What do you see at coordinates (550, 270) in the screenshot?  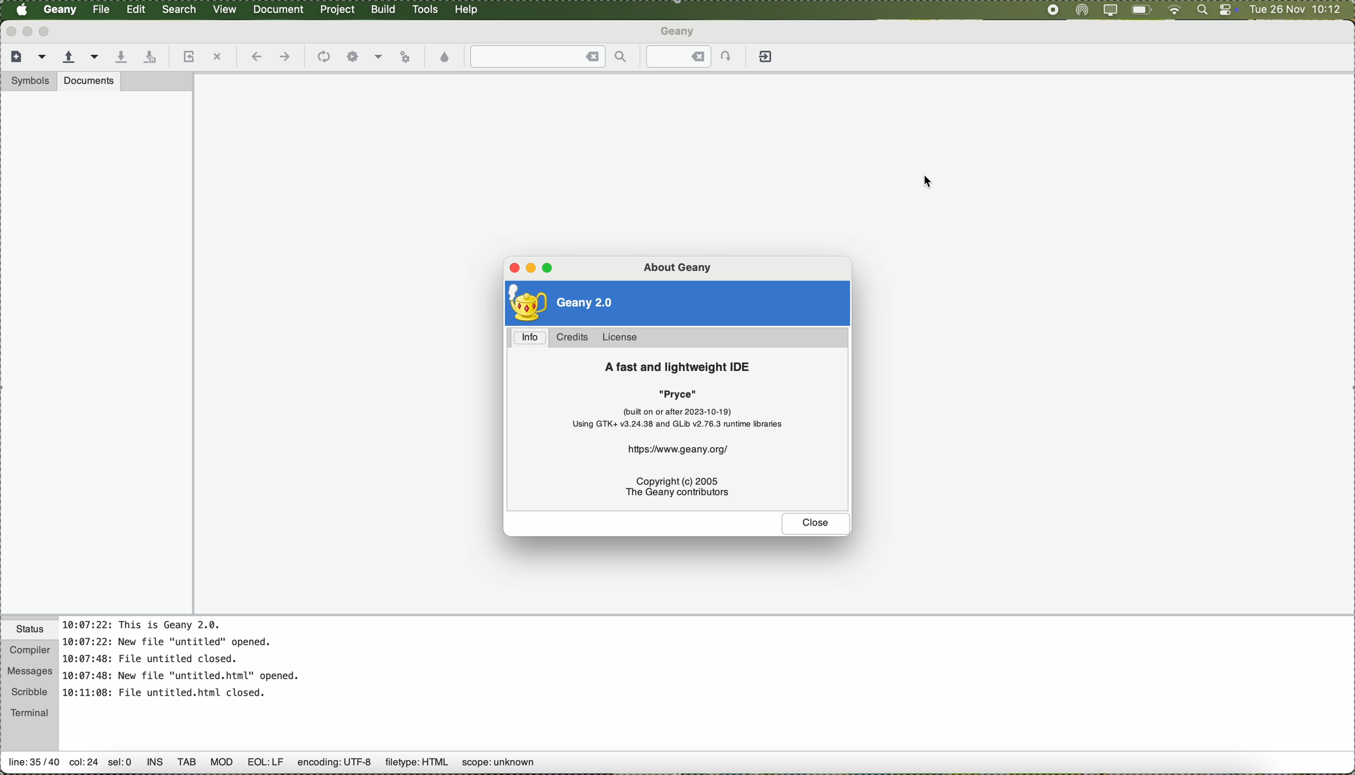 I see `maximize` at bounding box center [550, 270].